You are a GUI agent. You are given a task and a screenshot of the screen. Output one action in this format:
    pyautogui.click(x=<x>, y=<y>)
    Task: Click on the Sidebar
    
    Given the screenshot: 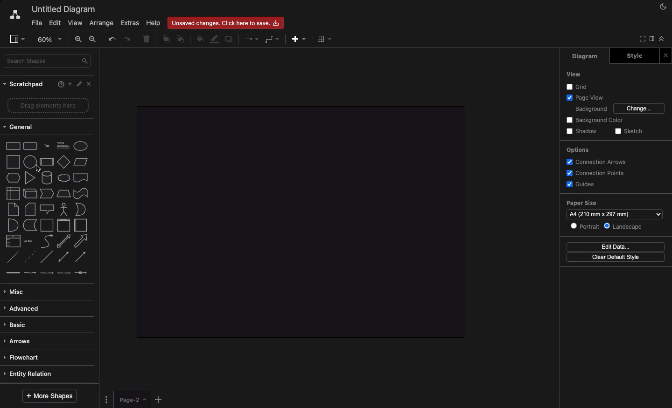 What is the action you would take?
    pyautogui.click(x=650, y=38)
    